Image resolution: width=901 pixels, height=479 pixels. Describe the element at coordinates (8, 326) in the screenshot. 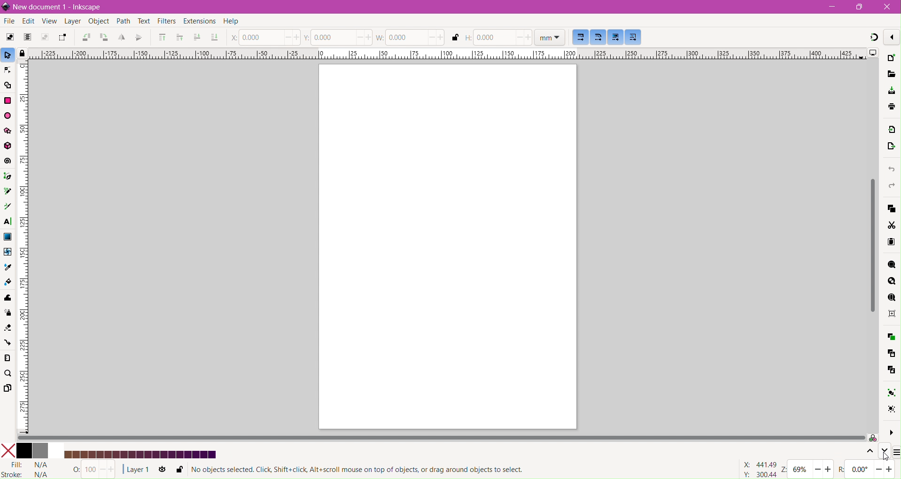

I see `Eraser Tool` at that location.